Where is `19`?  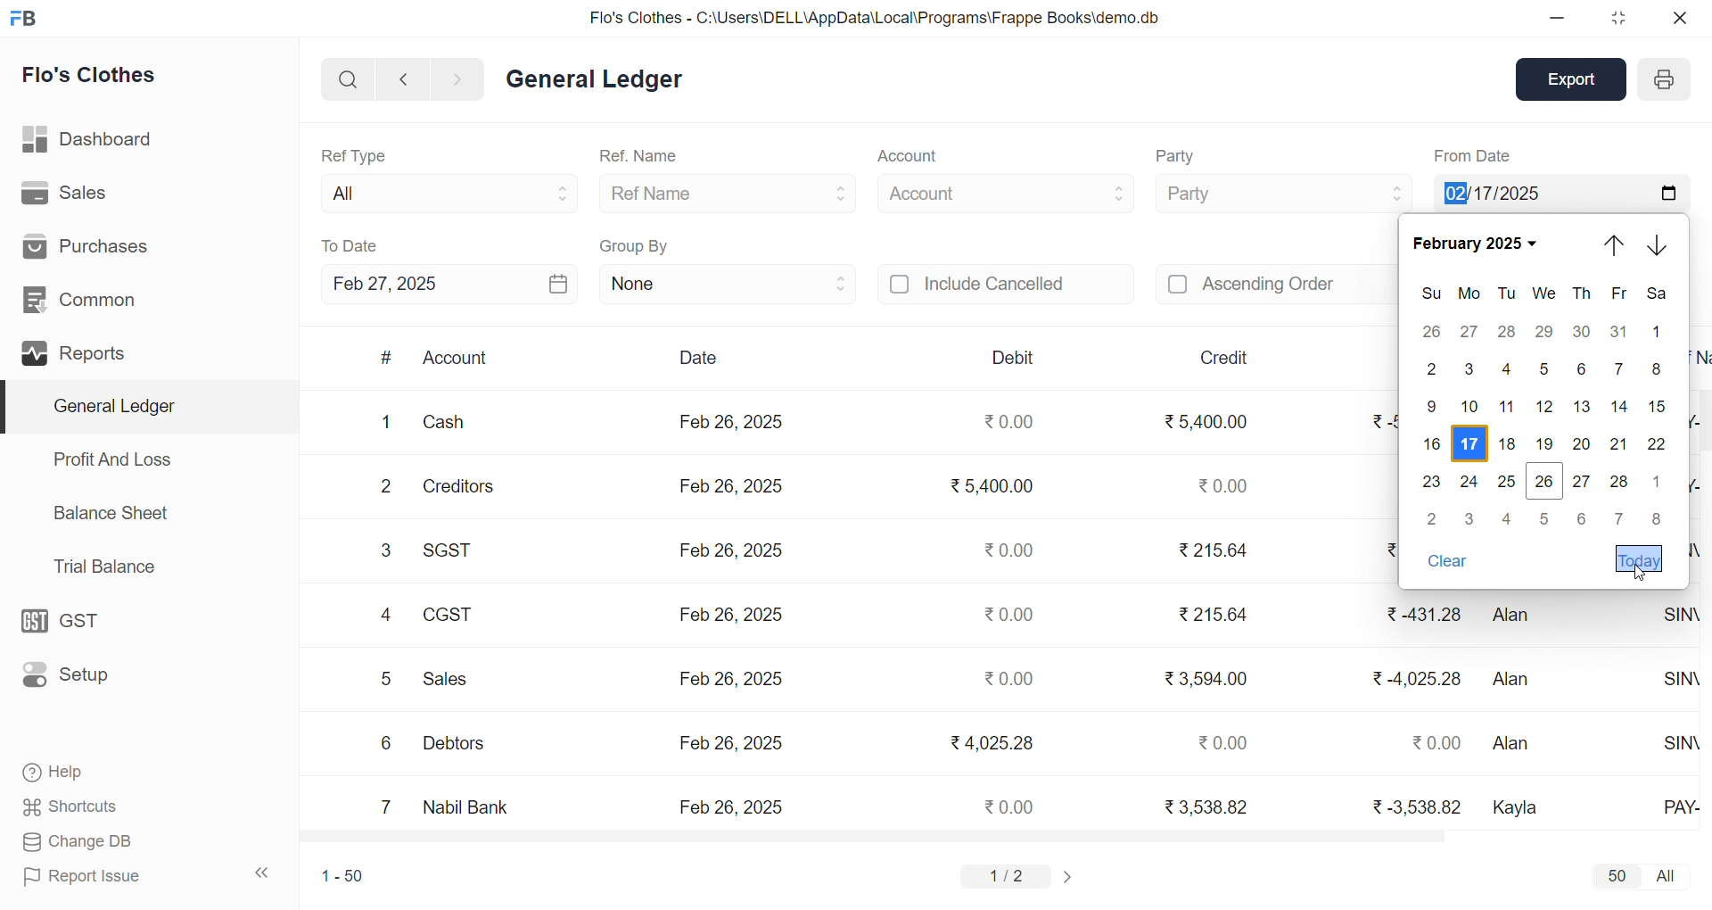
19 is located at coordinates (1543, 443).